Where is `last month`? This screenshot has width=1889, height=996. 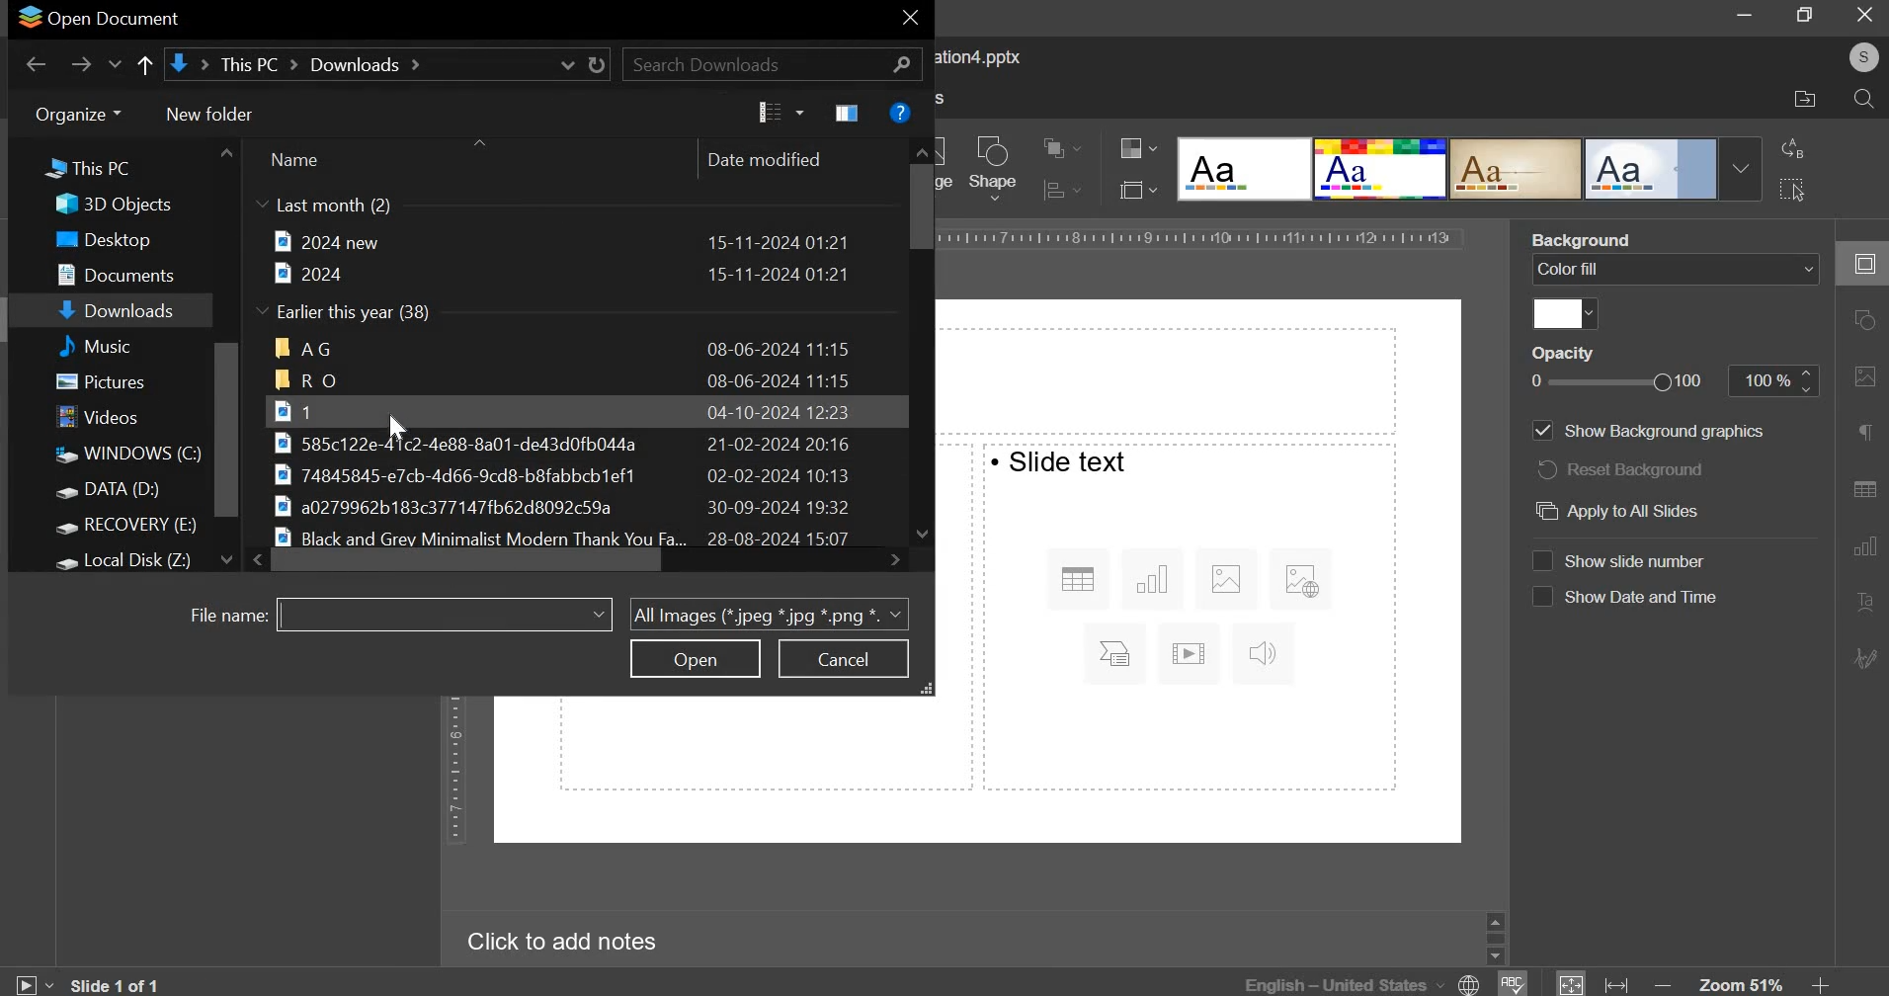 last month is located at coordinates (324, 207).